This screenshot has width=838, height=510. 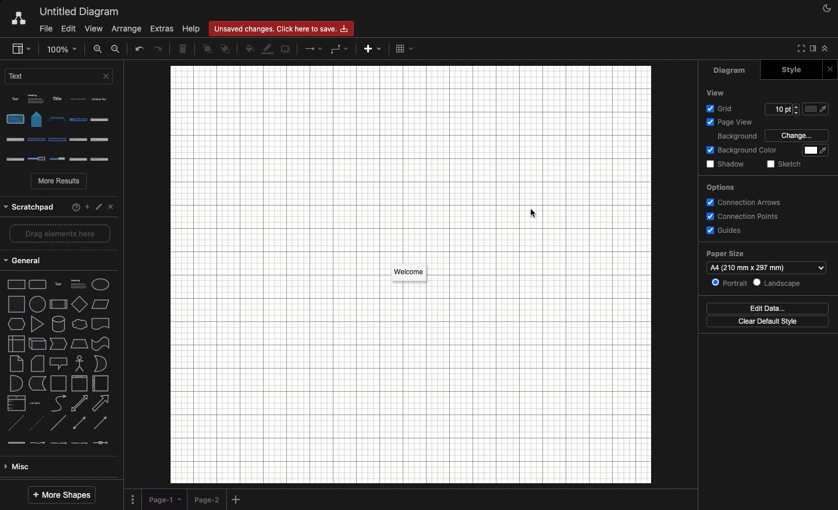 What do you see at coordinates (58, 204) in the screenshot?
I see `` at bounding box center [58, 204].